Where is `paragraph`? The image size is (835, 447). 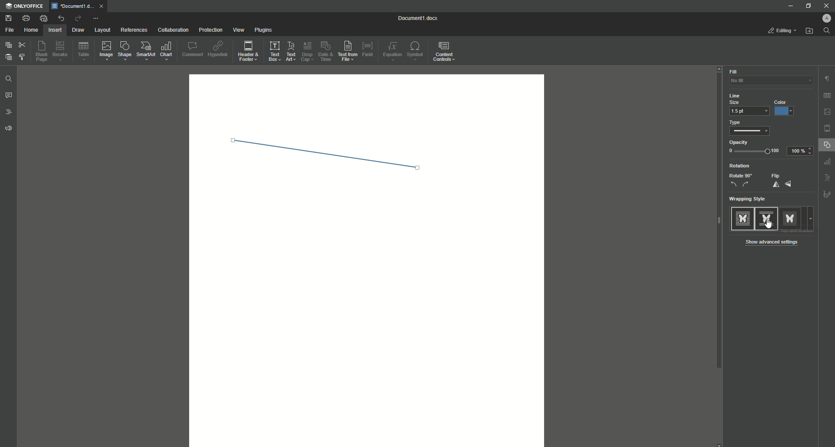 paragraph is located at coordinates (826, 76).